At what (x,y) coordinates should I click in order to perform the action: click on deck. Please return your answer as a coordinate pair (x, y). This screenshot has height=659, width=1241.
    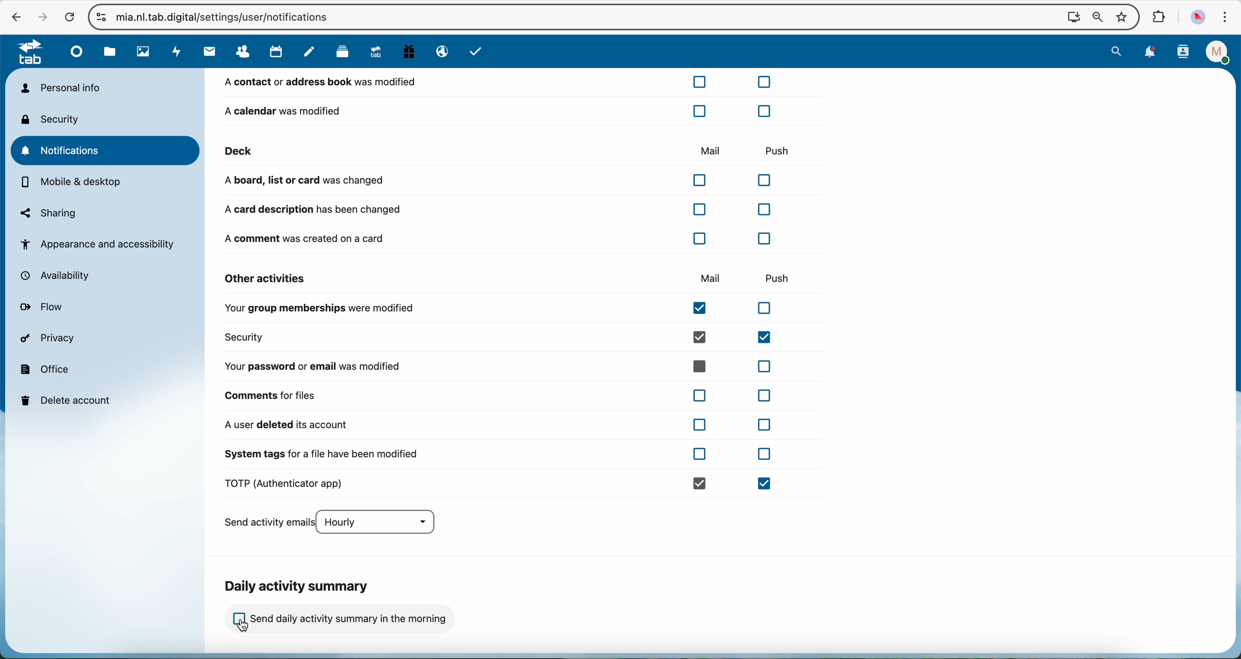
    Looking at the image, I should click on (342, 54).